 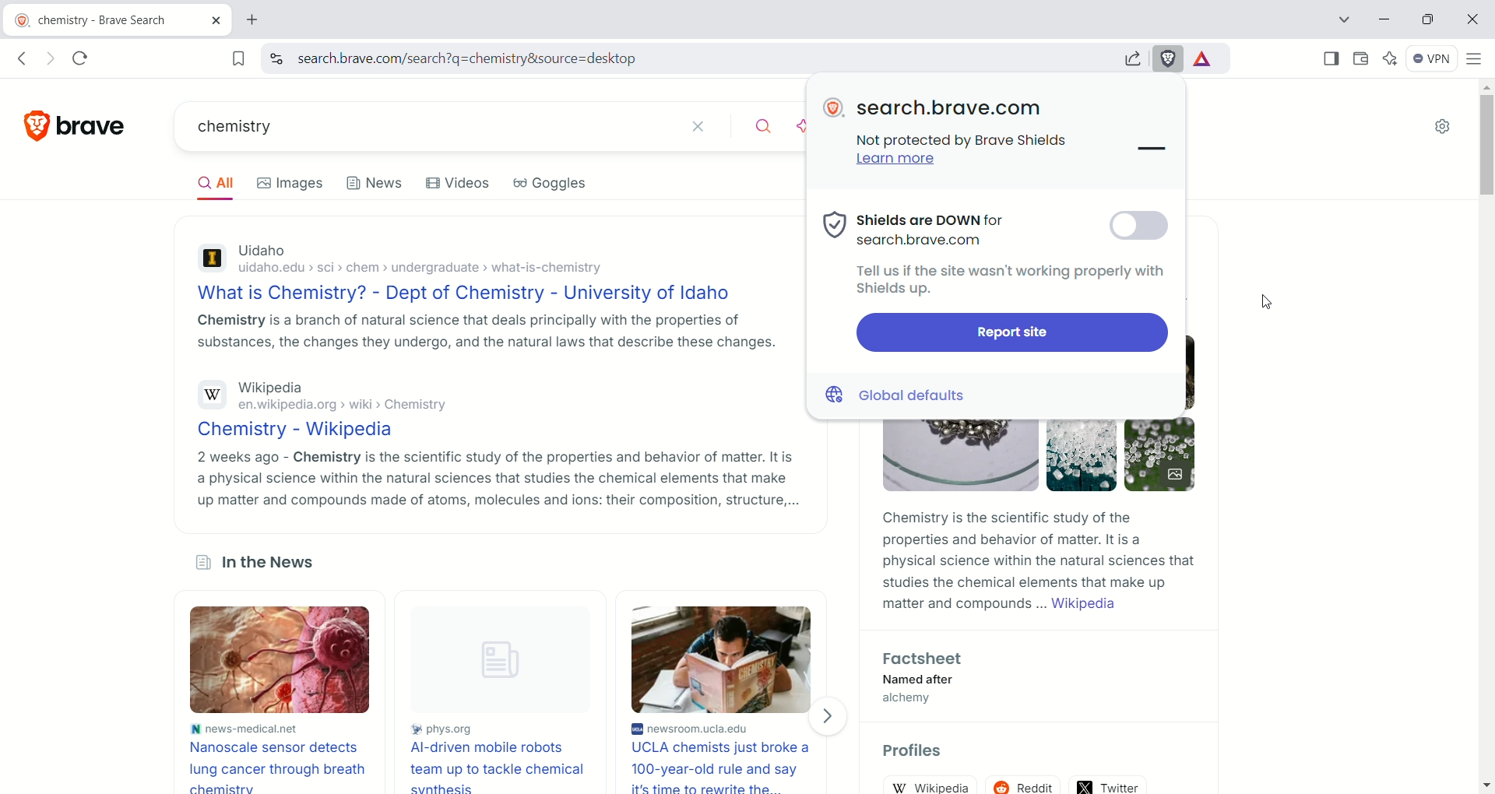 What do you see at coordinates (292, 182) in the screenshot?
I see `images` at bounding box center [292, 182].